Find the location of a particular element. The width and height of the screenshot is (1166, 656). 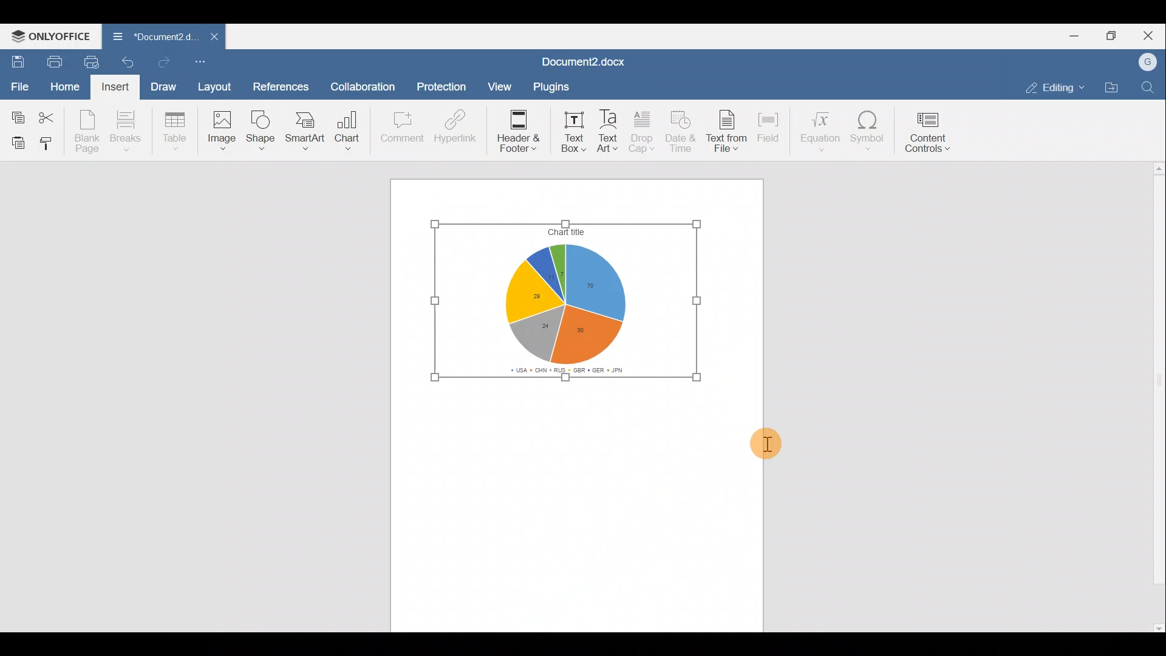

File is located at coordinates (18, 86).